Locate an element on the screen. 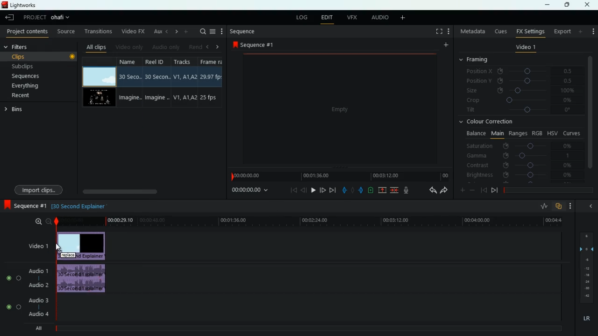 The height and width of the screenshot is (336, 598). rgb is located at coordinates (538, 133).